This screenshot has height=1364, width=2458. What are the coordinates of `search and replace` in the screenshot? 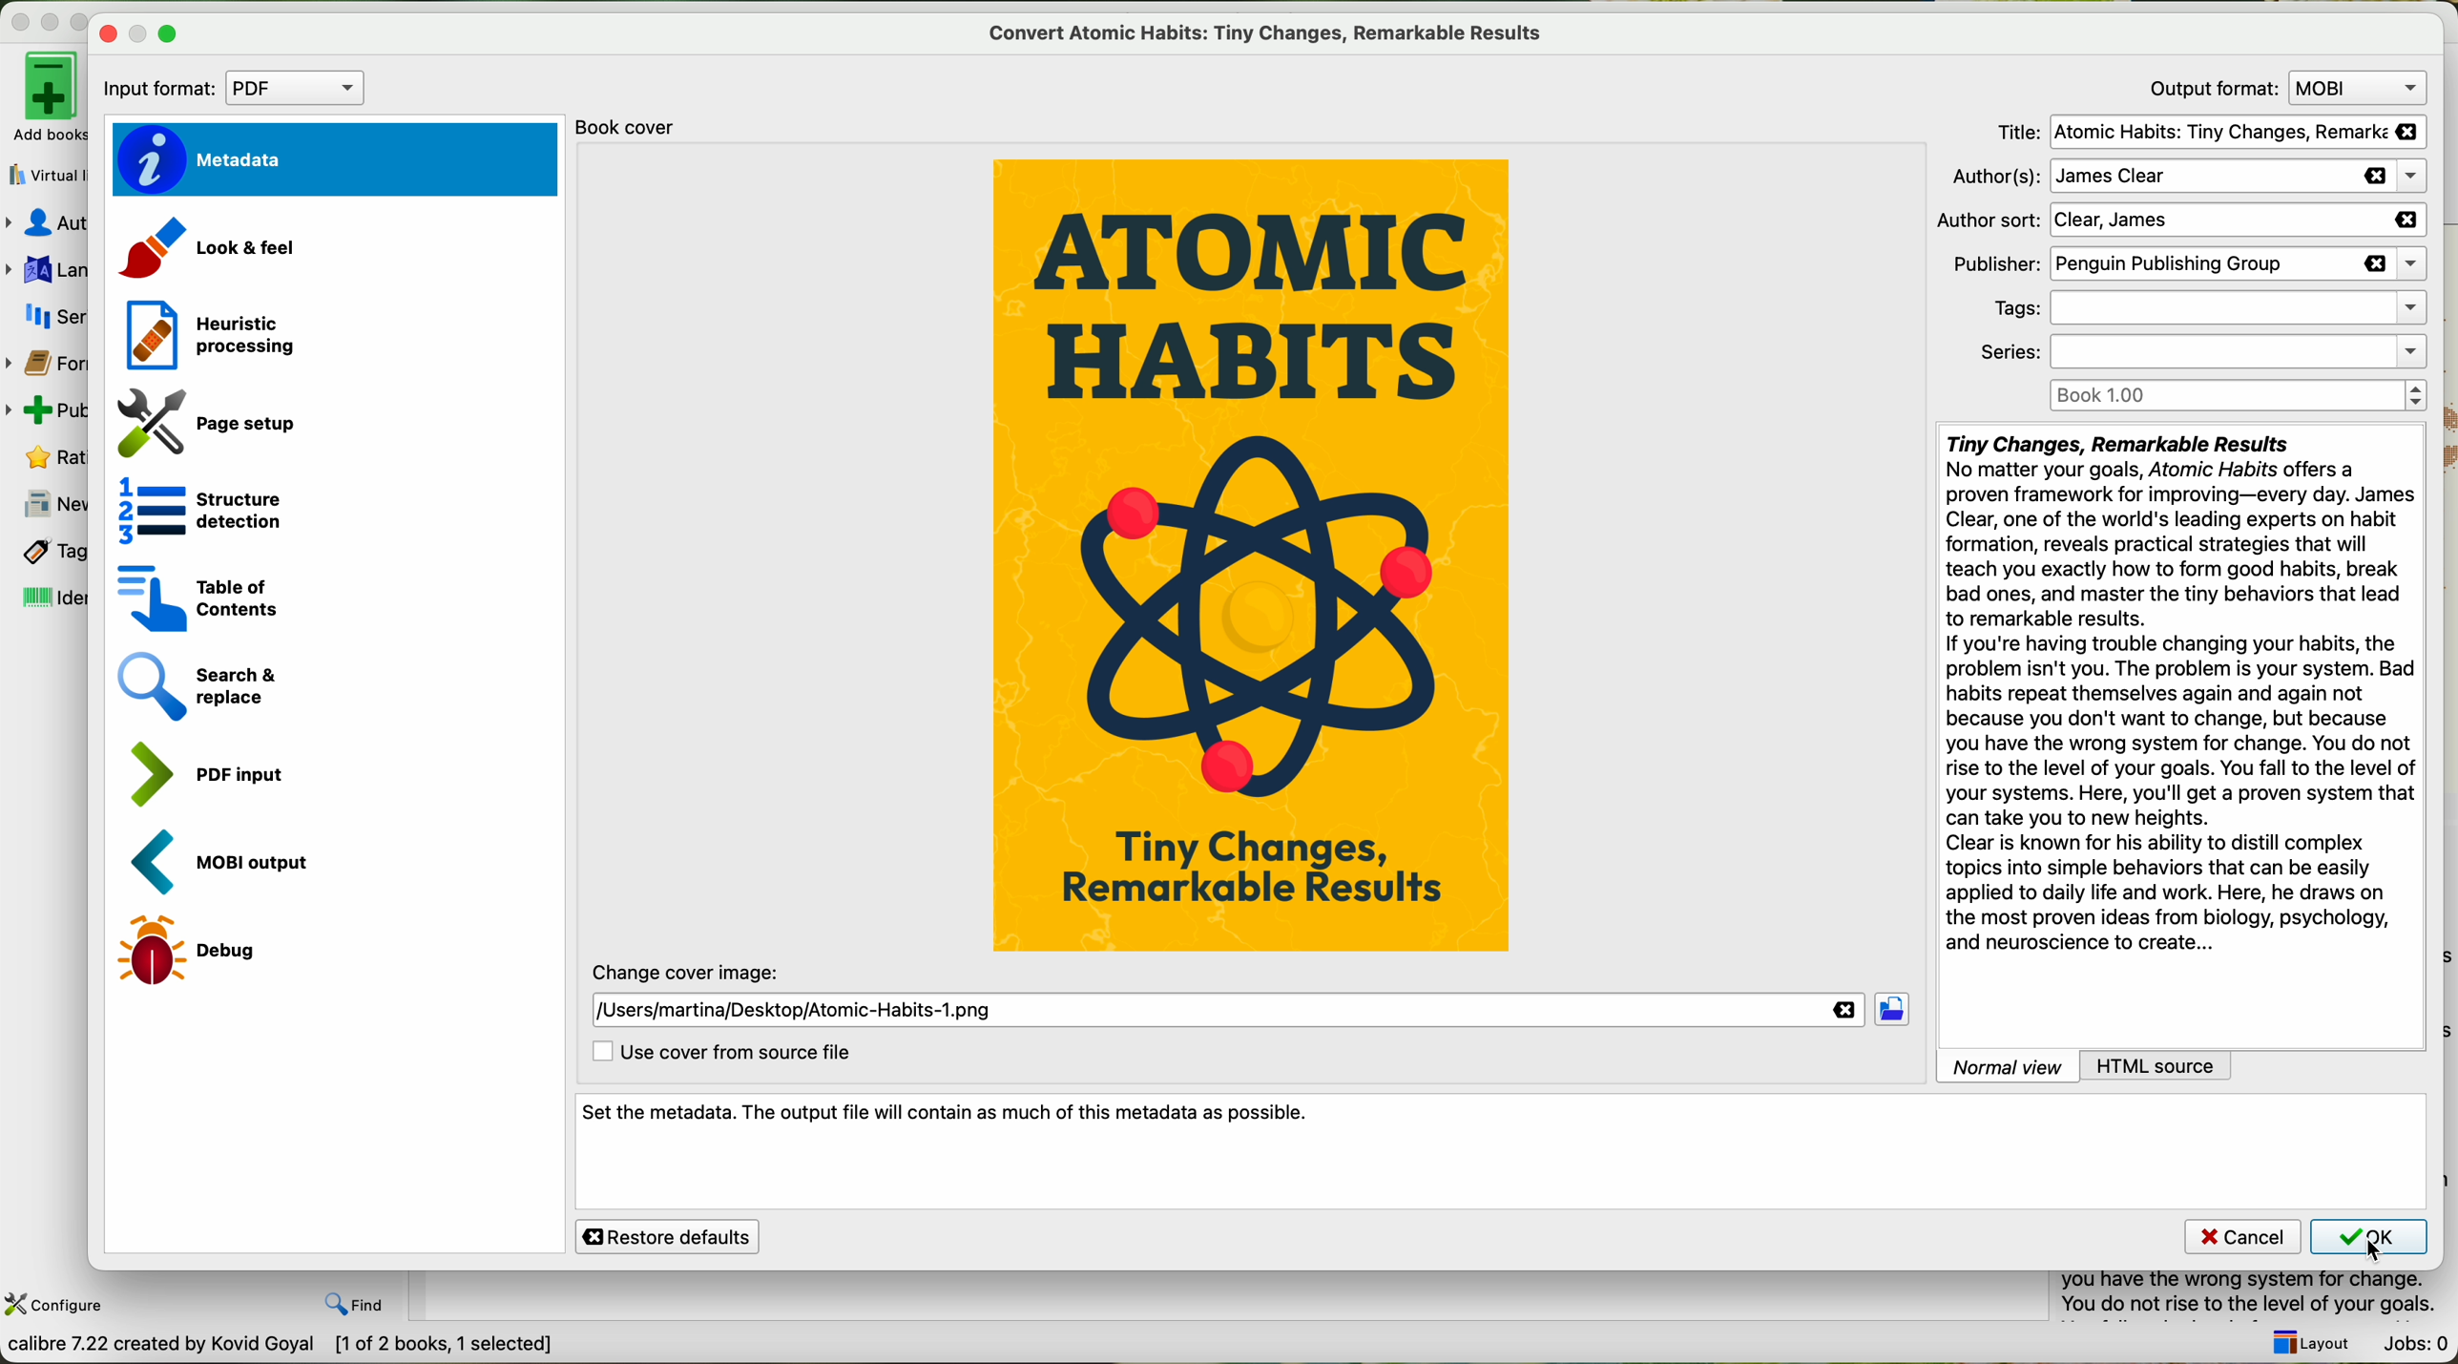 It's located at (202, 685).